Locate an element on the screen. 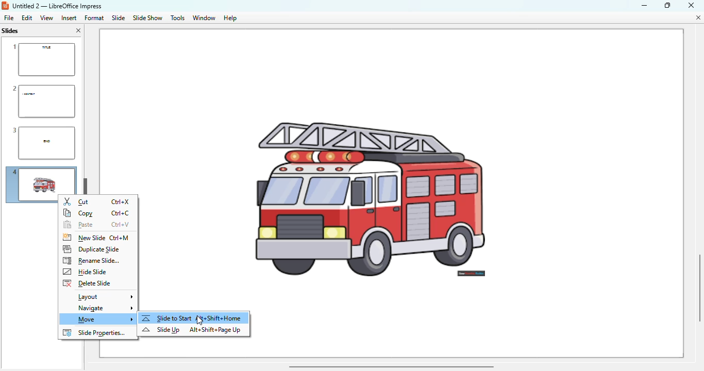 The image size is (704, 371). close document is located at coordinates (698, 18).